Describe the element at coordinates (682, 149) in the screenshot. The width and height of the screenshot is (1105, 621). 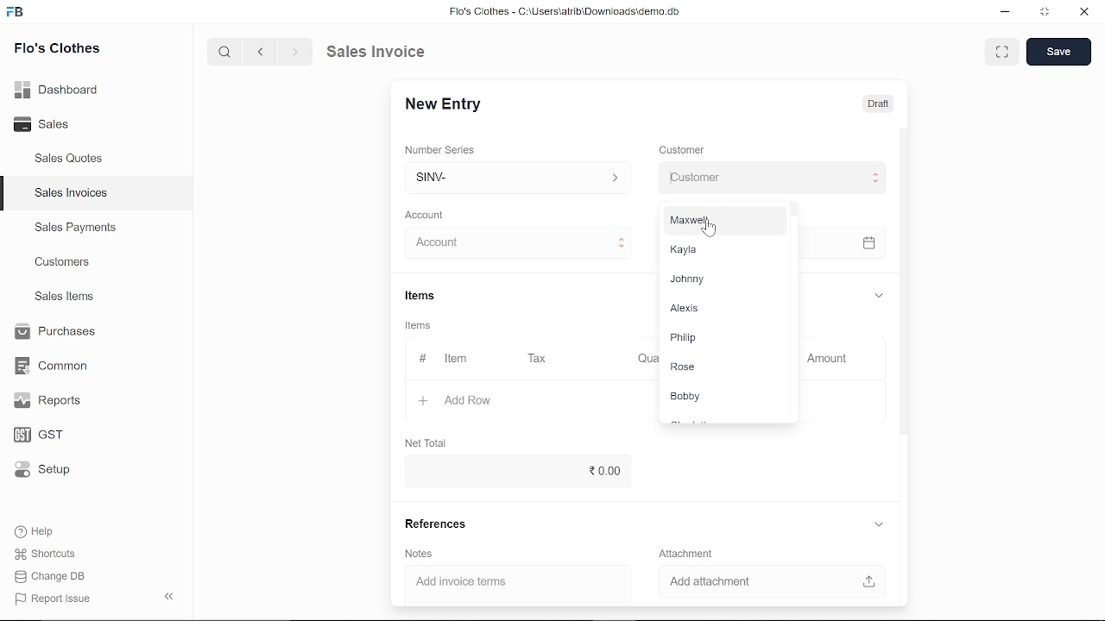
I see `Customer` at that location.